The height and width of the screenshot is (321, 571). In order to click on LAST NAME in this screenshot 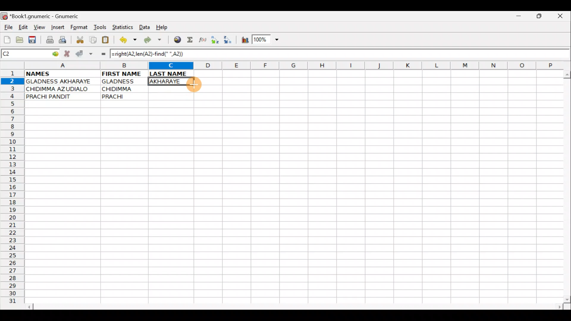, I will do `click(172, 74)`.